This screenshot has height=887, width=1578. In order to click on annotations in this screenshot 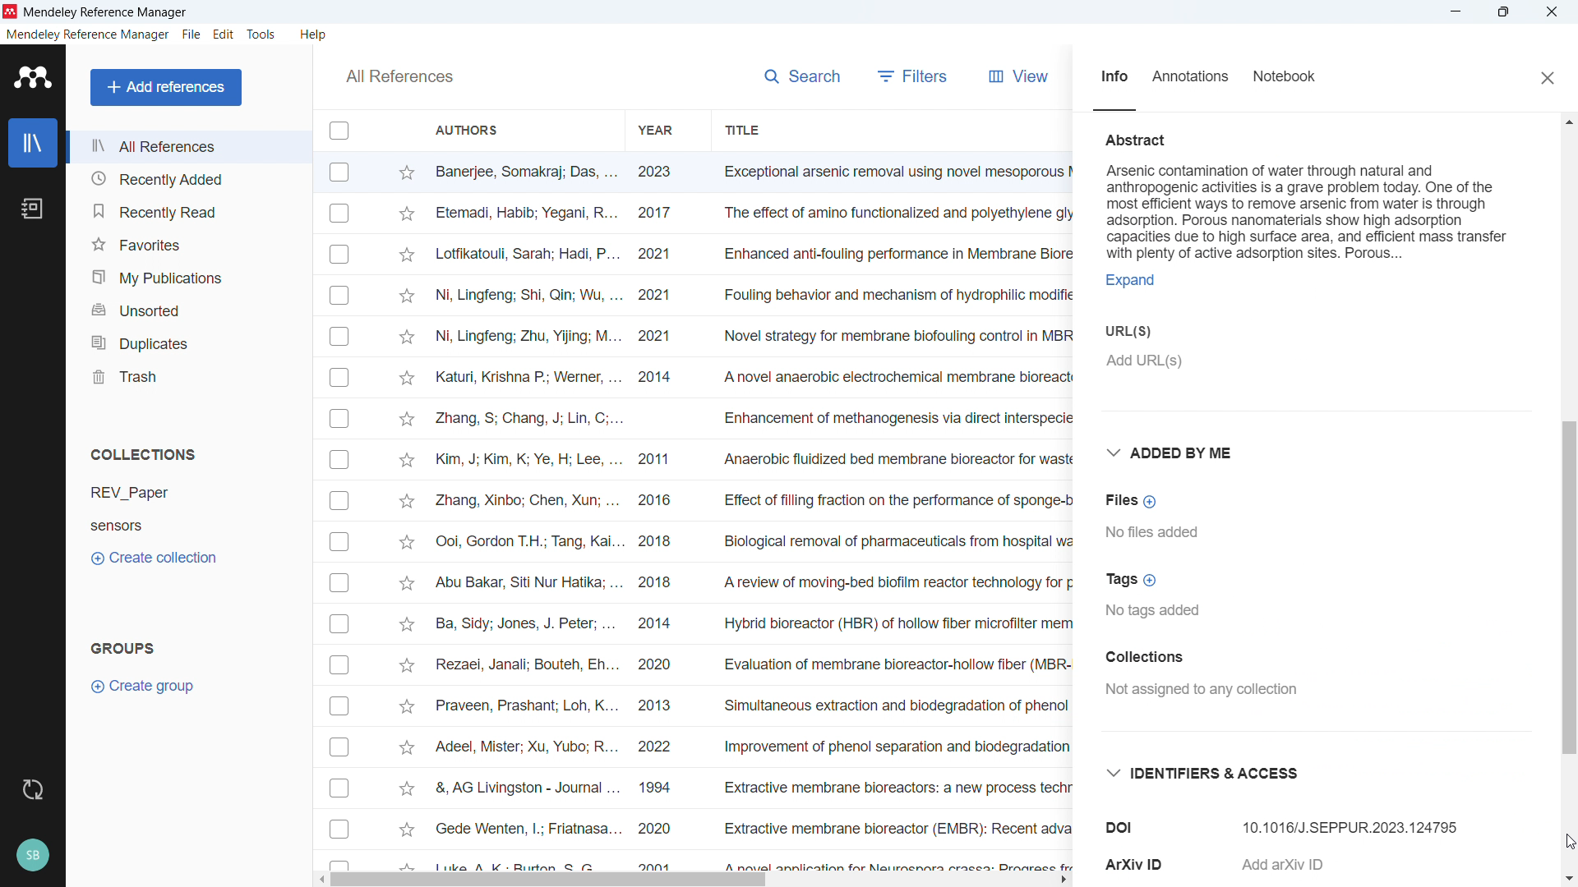, I will do `click(1196, 77)`.